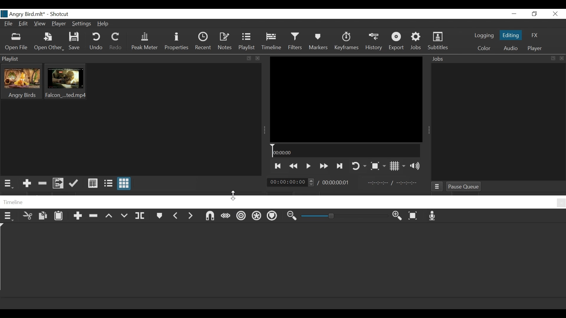 This screenshot has width=566, height=318. Describe the element at coordinates (415, 216) in the screenshot. I see `Zoom timeline to fit` at that location.